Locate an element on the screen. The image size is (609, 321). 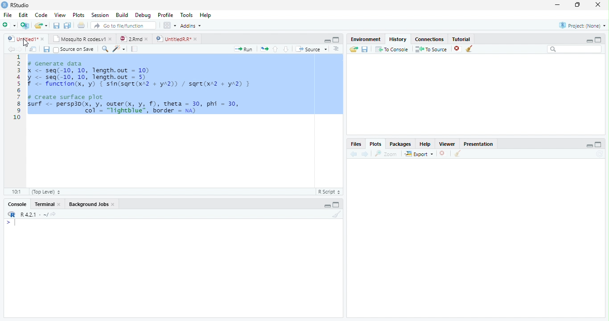
Files is located at coordinates (357, 144).